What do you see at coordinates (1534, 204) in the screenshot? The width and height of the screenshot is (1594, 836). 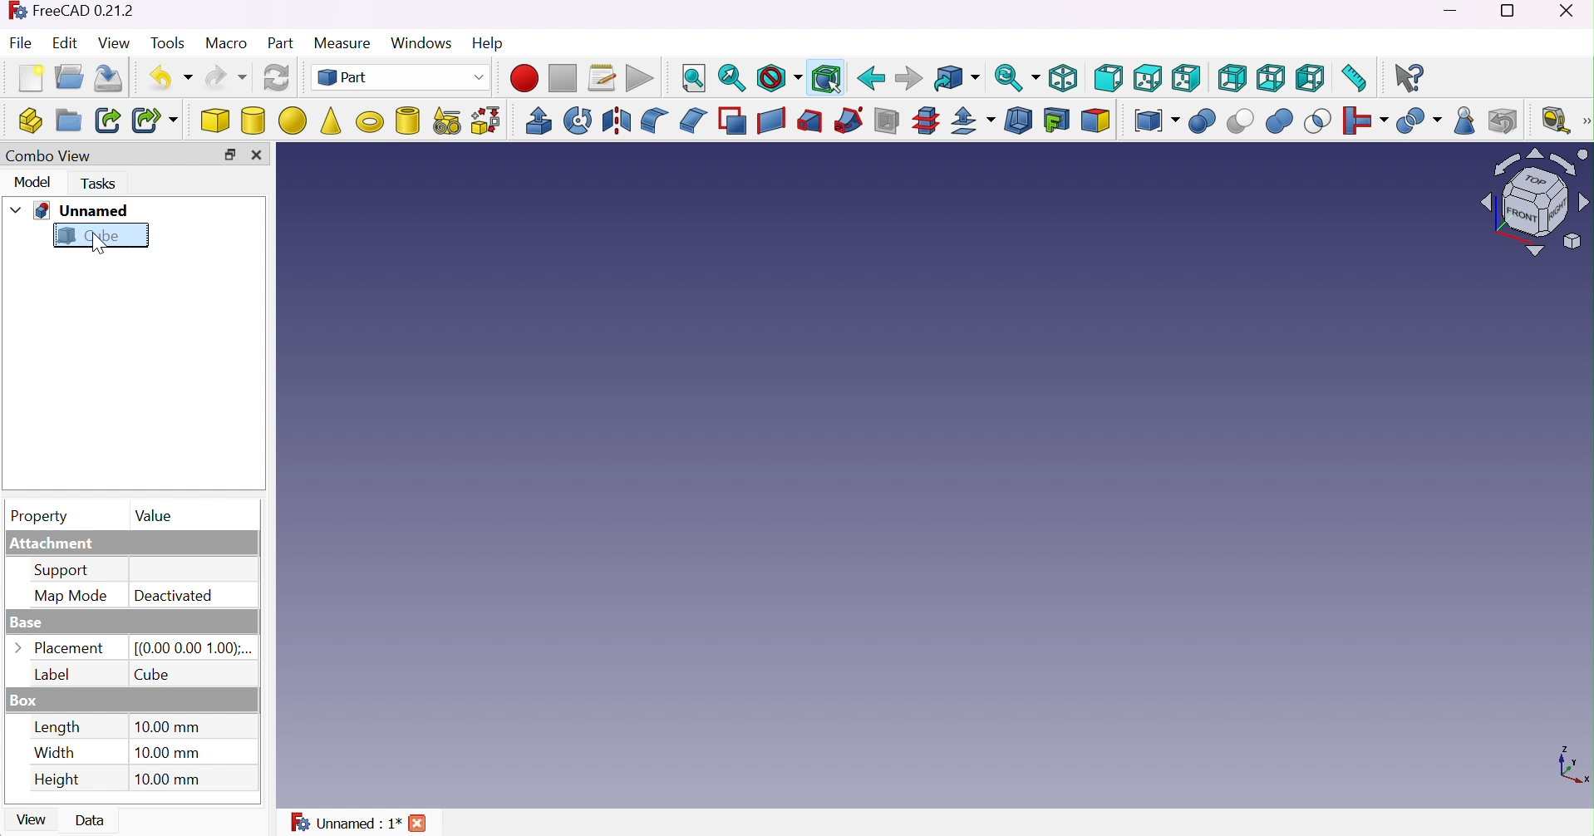 I see `Viewing angle` at bounding box center [1534, 204].